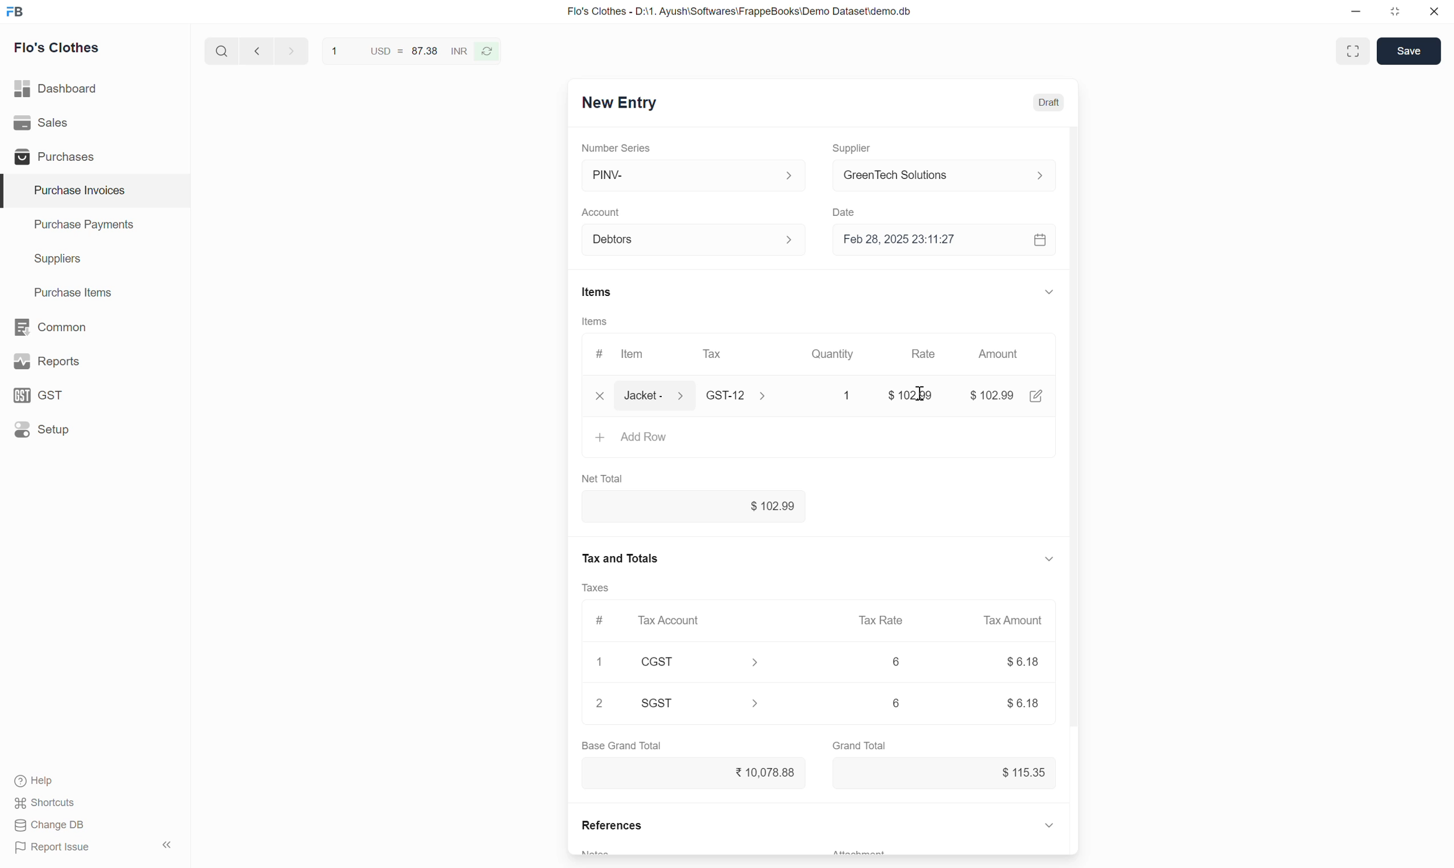 The height and width of the screenshot is (868, 1454). I want to click on Supplier, so click(856, 149).